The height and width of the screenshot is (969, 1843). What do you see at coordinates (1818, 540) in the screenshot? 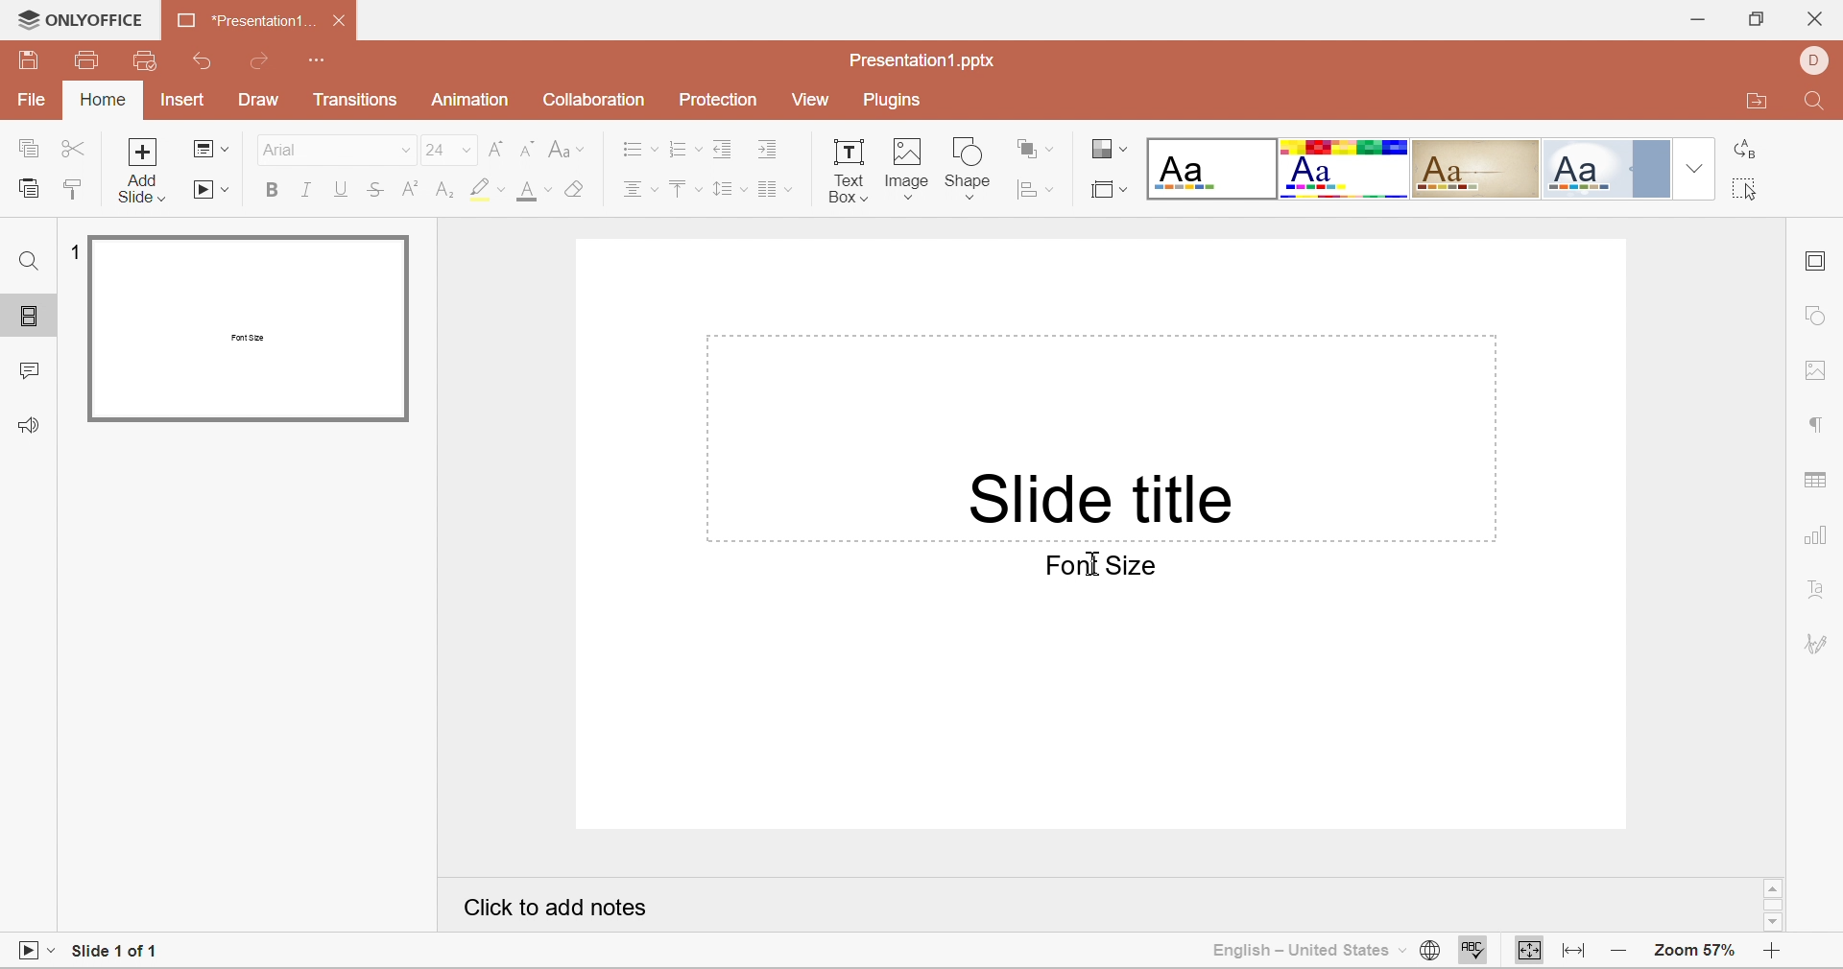
I see `chart settings` at bounding box center [1818, 540].